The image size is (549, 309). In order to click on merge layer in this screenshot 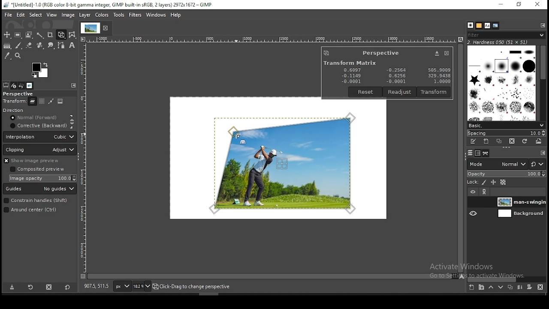, I will do `click(520, 286)`.